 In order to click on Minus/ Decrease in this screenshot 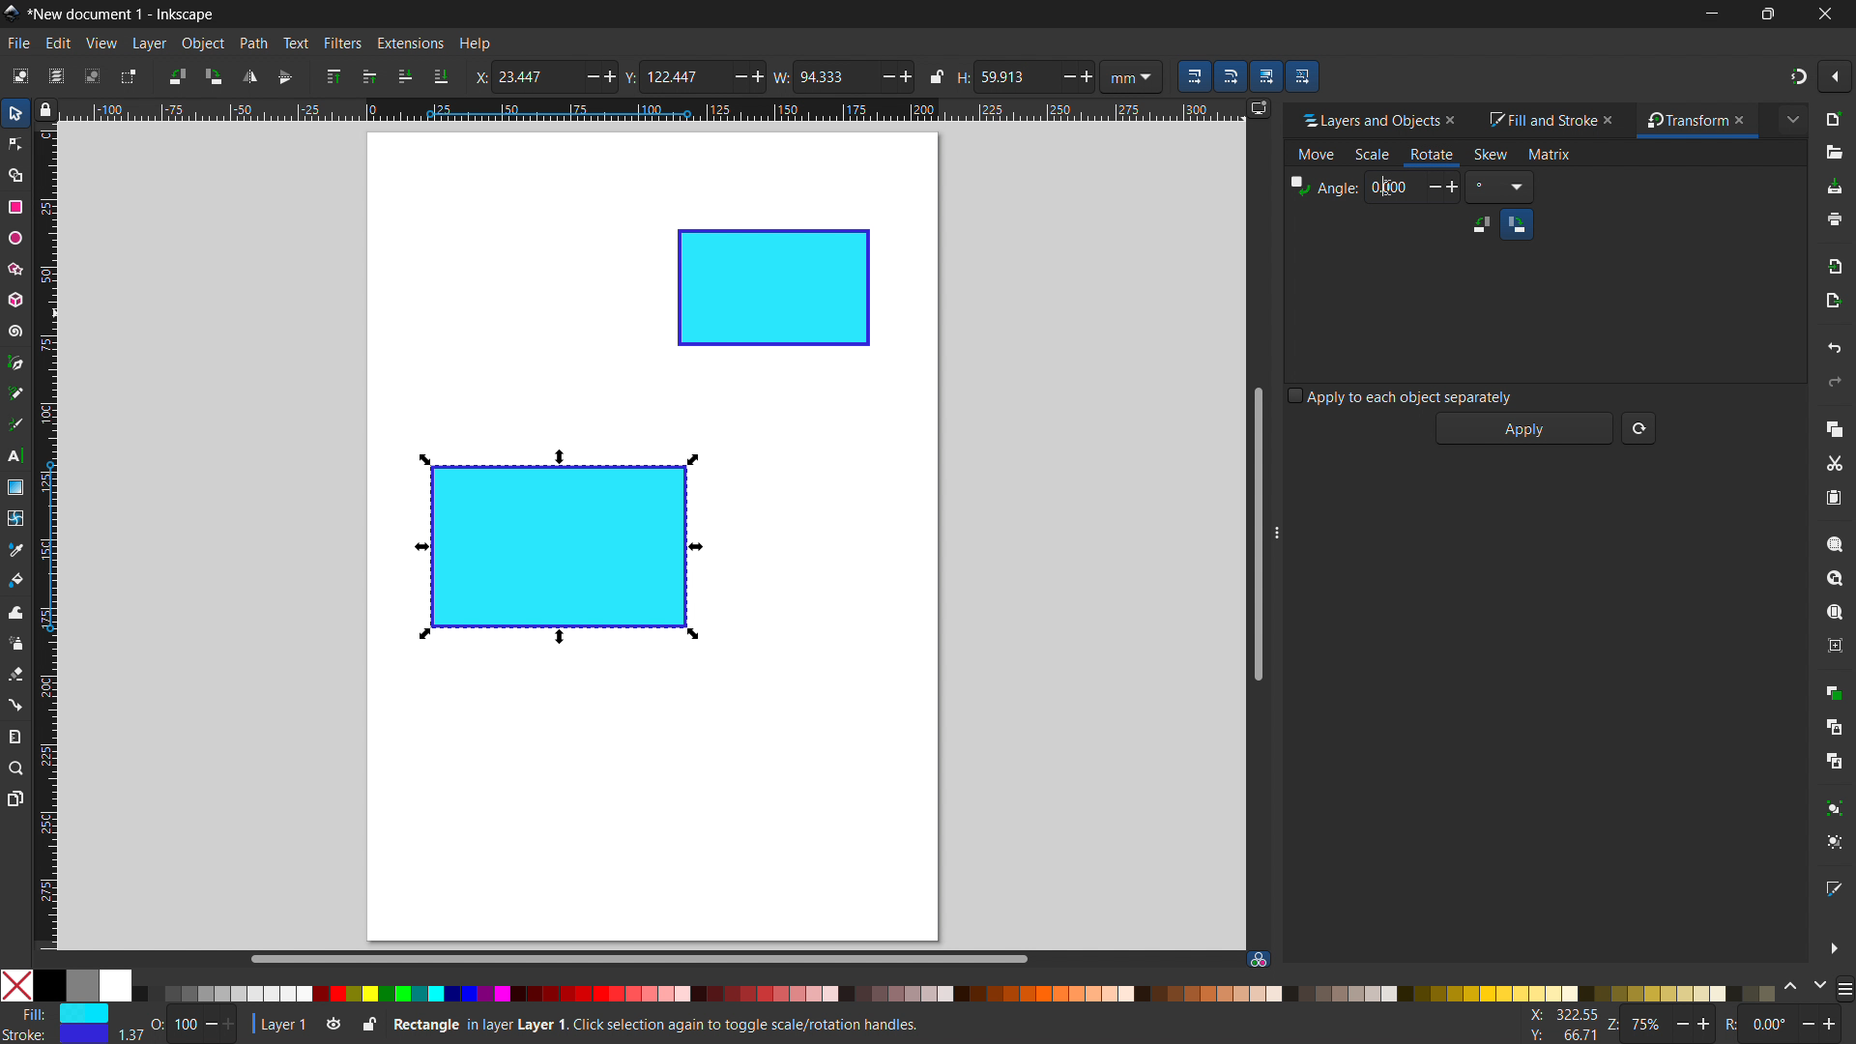, I will do `click(737, 75)`.